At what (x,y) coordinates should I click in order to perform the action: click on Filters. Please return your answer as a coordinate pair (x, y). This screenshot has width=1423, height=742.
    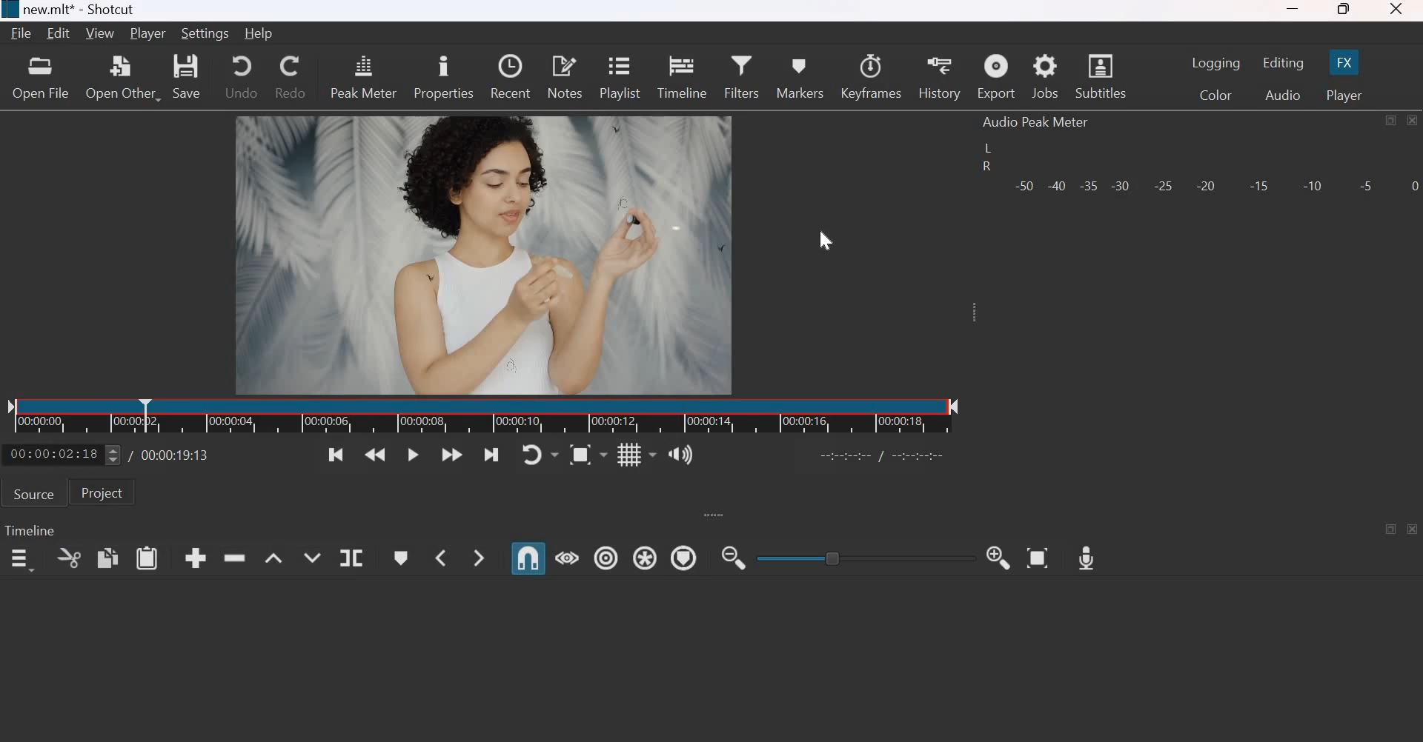
    Looking at the image, I should click on (744, 76).